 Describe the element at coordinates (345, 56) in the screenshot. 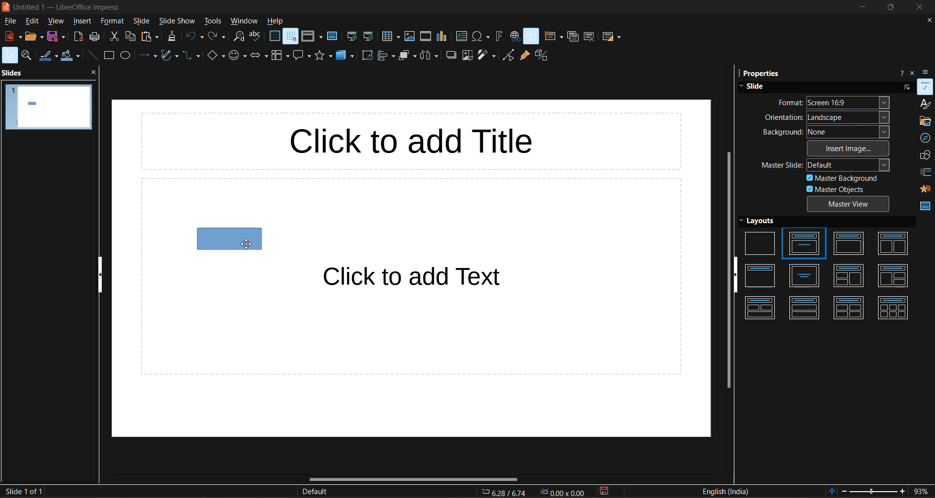

I see `3d objects` at that location.